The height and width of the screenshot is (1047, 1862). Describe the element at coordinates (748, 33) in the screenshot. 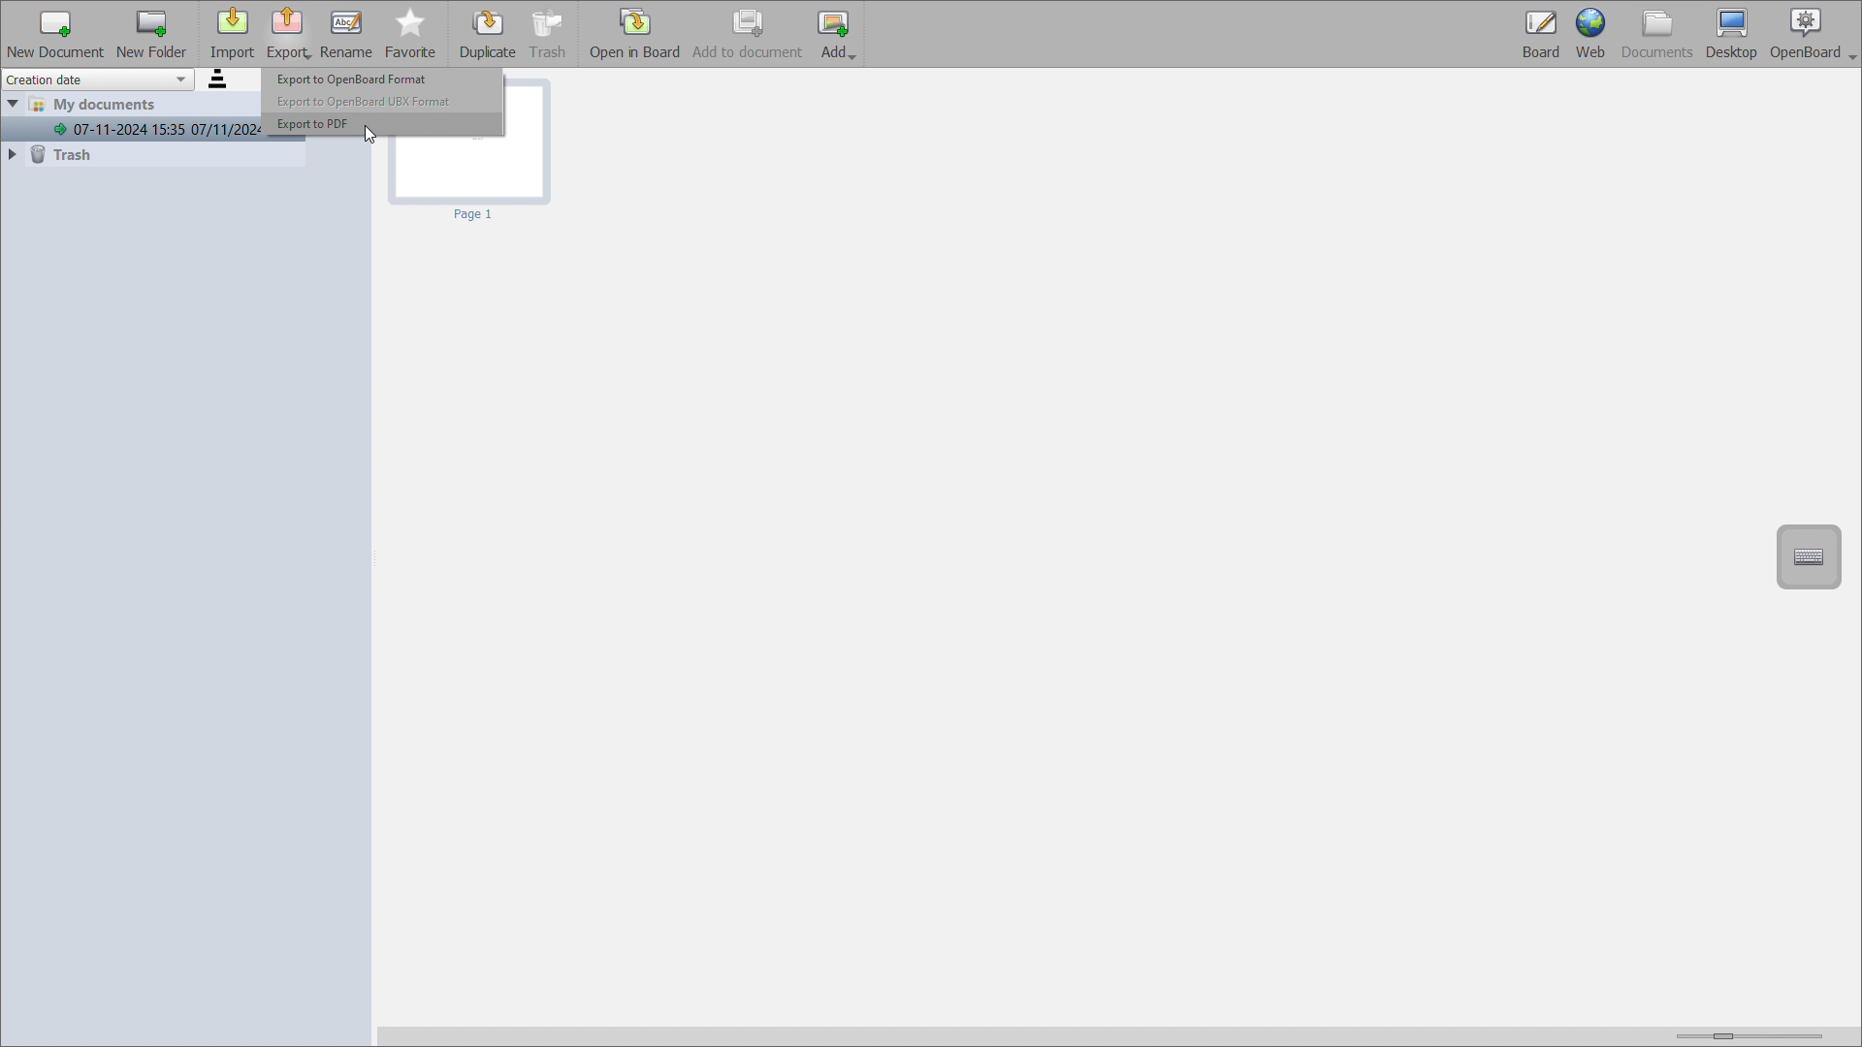

I see `add to document` at that location.